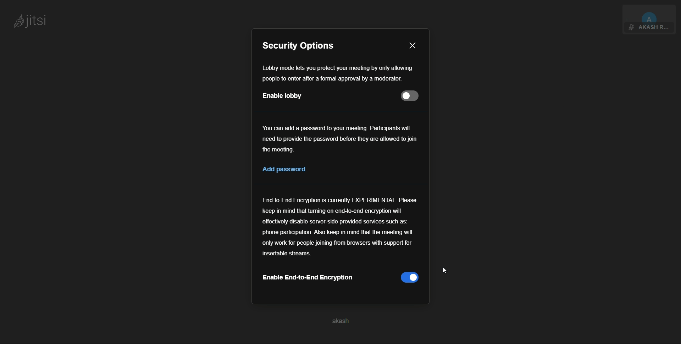  Describe the element at coordinates (445, 270) in the screenshot. I see `CURSOR` at that location.